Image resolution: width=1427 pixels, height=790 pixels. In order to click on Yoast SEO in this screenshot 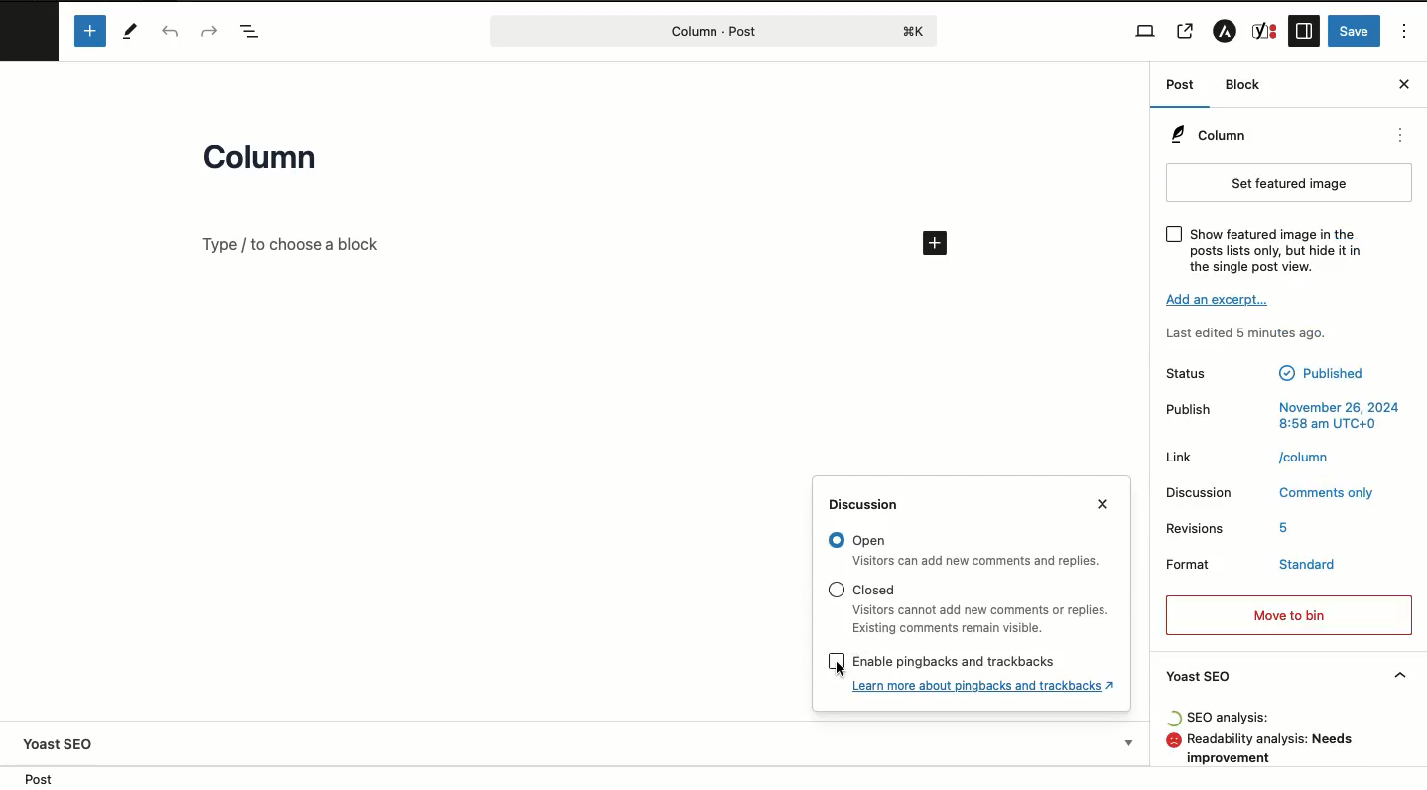, I will do `click(1286, 676)`.